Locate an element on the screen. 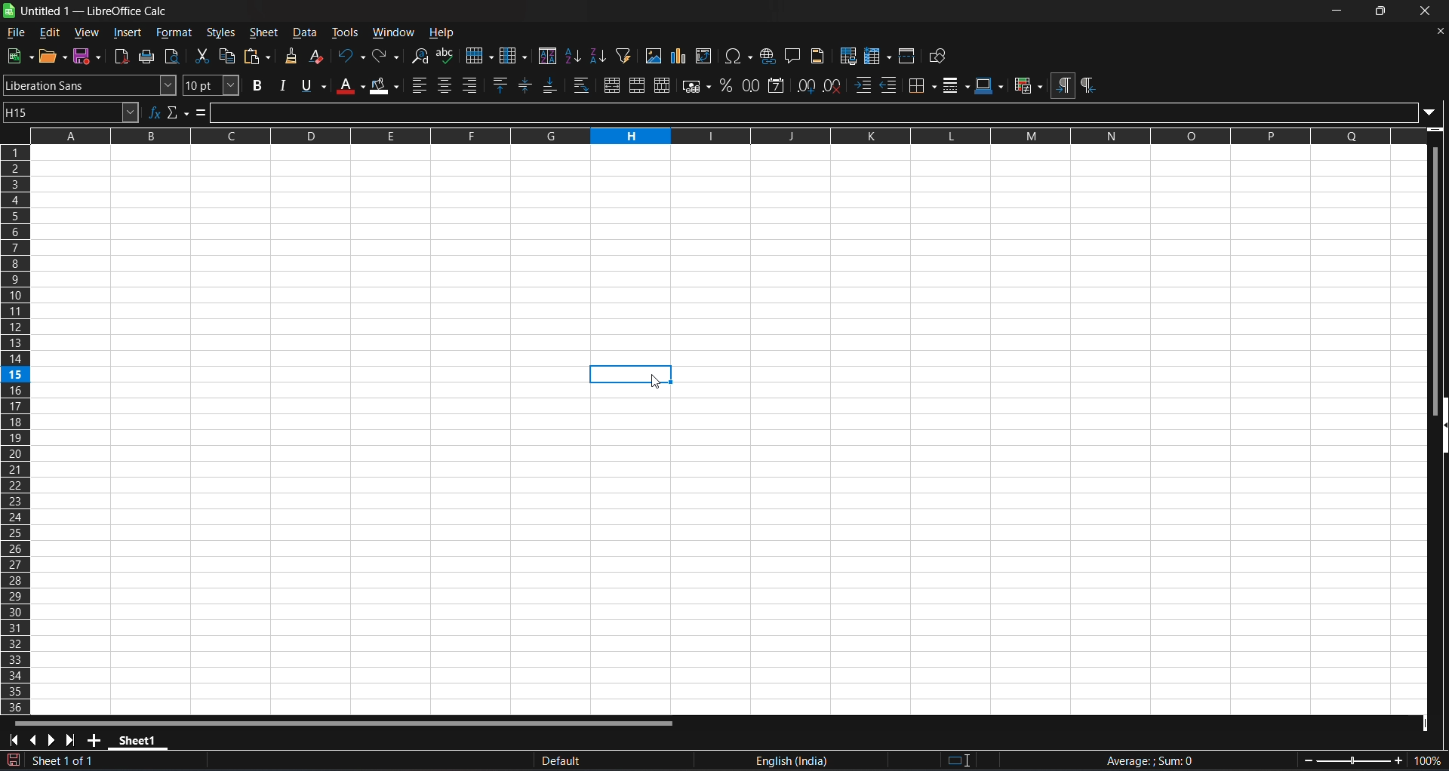  insert hyperlink is located at coordinates (767, 56).